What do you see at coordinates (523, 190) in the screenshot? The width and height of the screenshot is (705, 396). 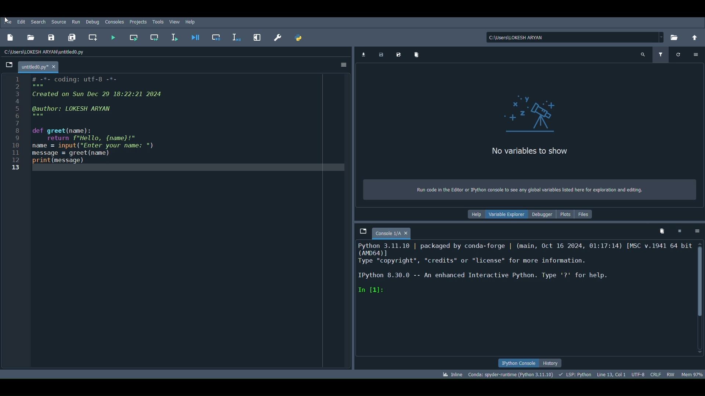 I see `Run code in the Editor or Python console to see any global variables listed here for exploration and editing.` at bounding box center [523, 190].